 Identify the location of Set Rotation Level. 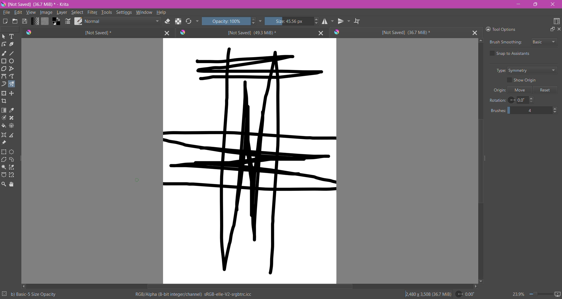
(466, 295).